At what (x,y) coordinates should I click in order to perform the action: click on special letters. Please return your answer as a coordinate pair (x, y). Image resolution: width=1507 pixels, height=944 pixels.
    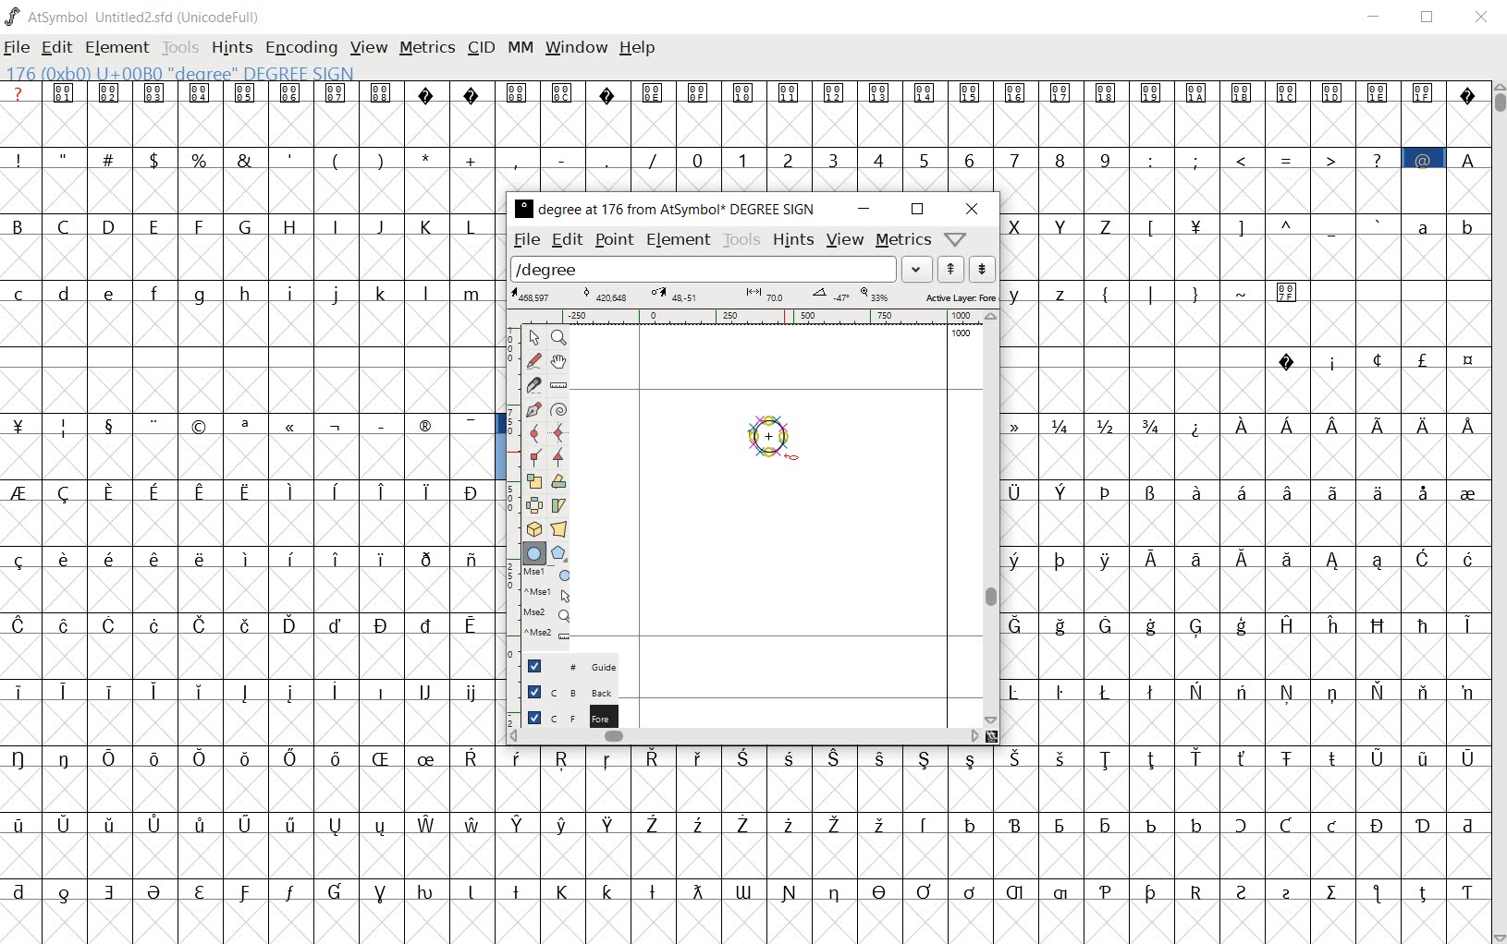
    Looking at the image, I should click on (1244, 688).